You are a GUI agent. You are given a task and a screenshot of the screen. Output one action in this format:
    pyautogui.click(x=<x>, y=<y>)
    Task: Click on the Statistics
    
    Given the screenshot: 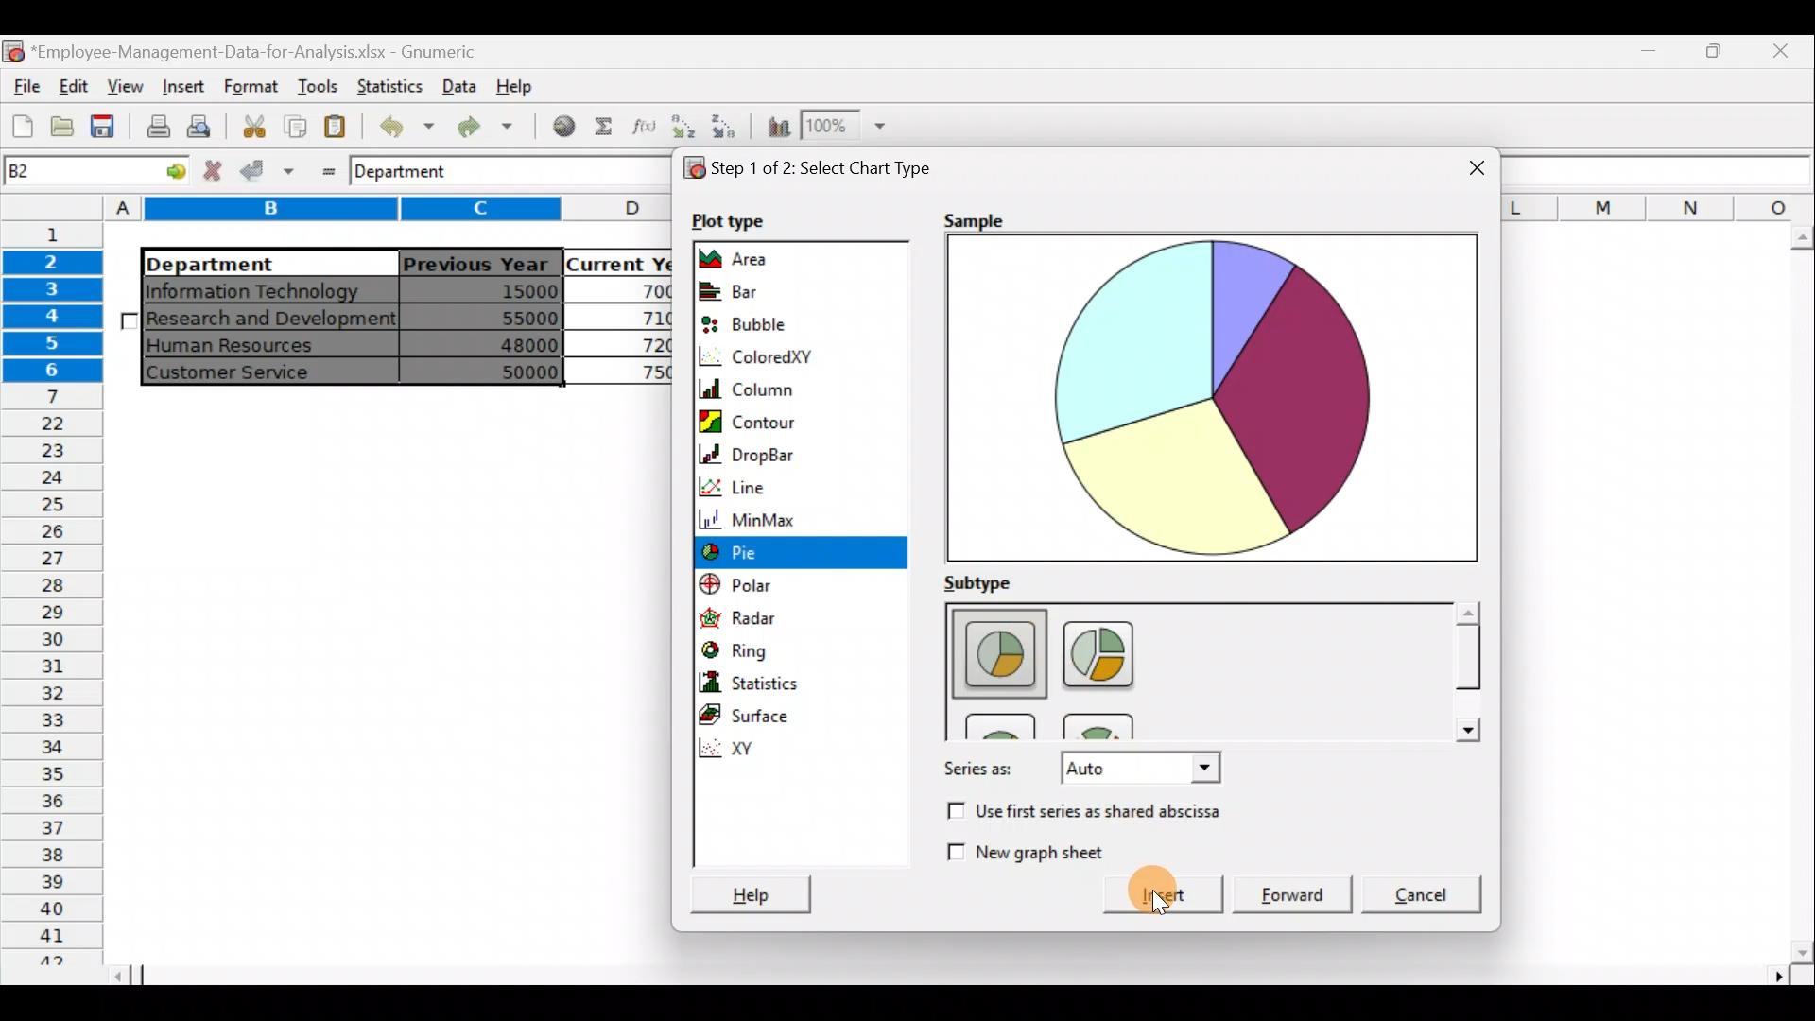 What is the action you would take?
    pyautogui.click(x=784, y=682)
    